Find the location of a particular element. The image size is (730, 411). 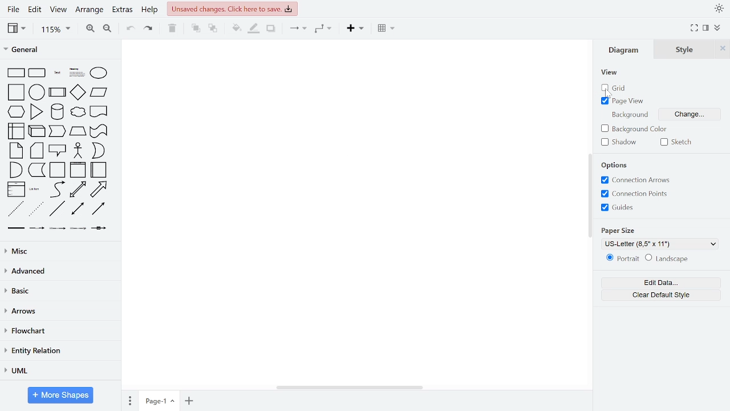

insert is located at coordinates (355, 29).